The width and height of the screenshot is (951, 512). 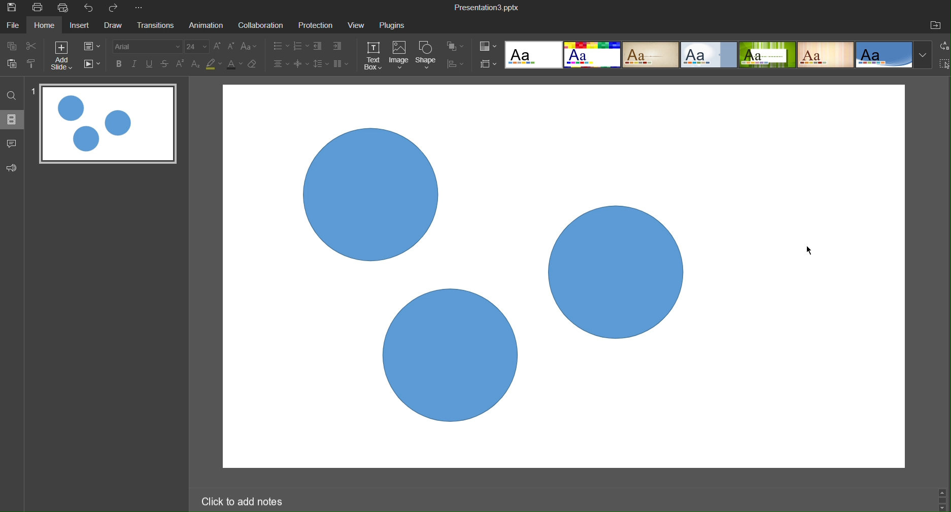 What do you see at coordinates (937, 25) in the screenshot?
I see `Open File Location` at bounding box center [937, 25].